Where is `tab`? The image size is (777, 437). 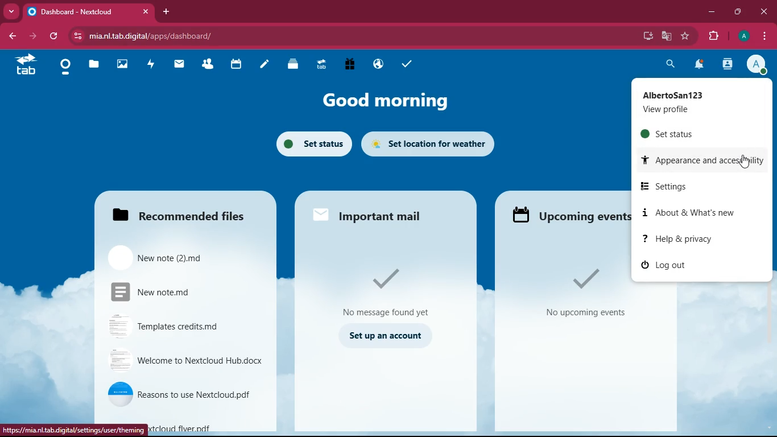 tab is located at coordinates (89, 11).